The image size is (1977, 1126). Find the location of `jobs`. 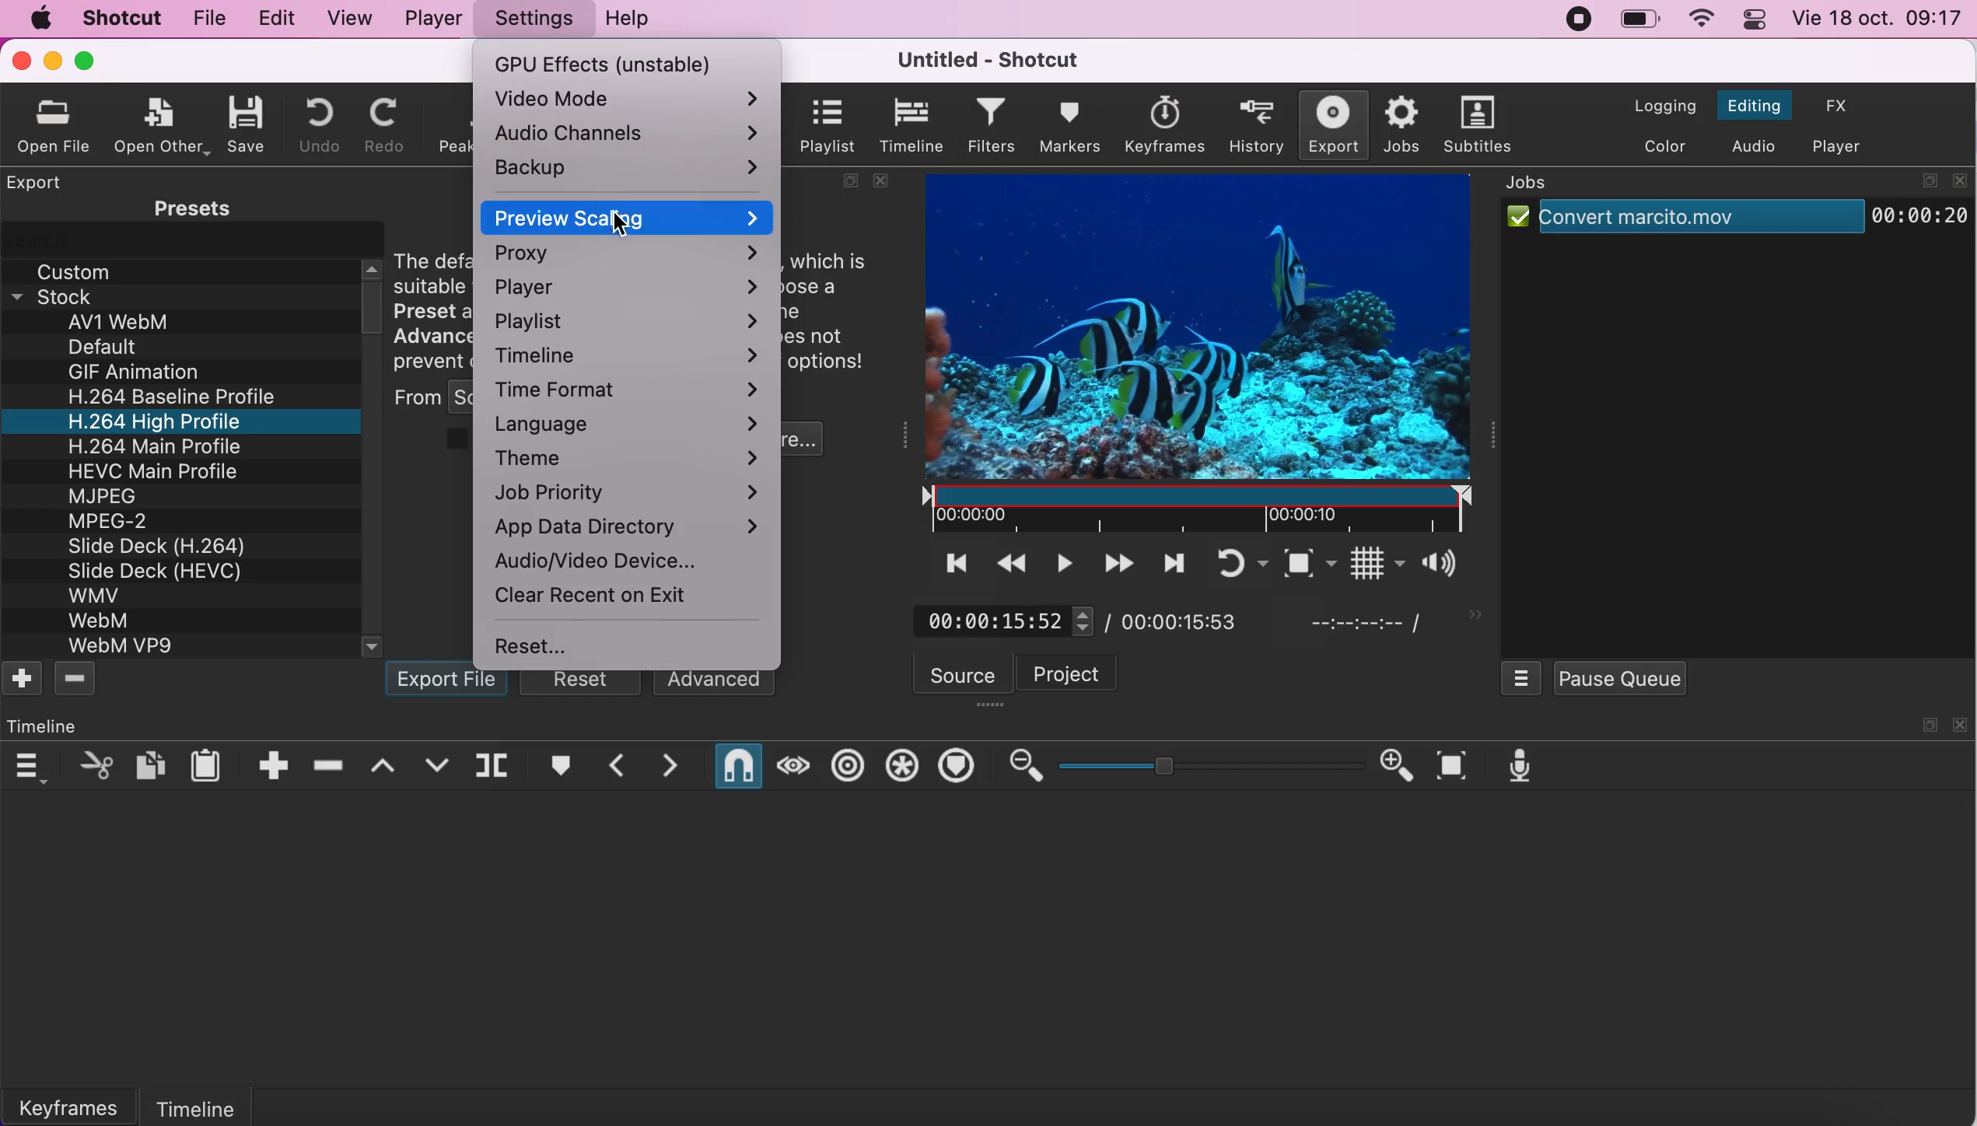

jobs is located at coordinates (1398, 125).